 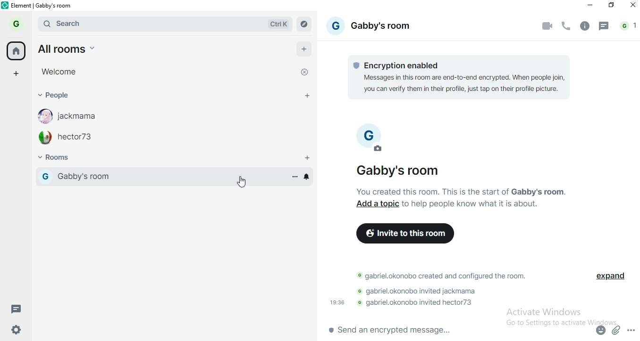 I want to click on restore, so click(x=612, y=6).